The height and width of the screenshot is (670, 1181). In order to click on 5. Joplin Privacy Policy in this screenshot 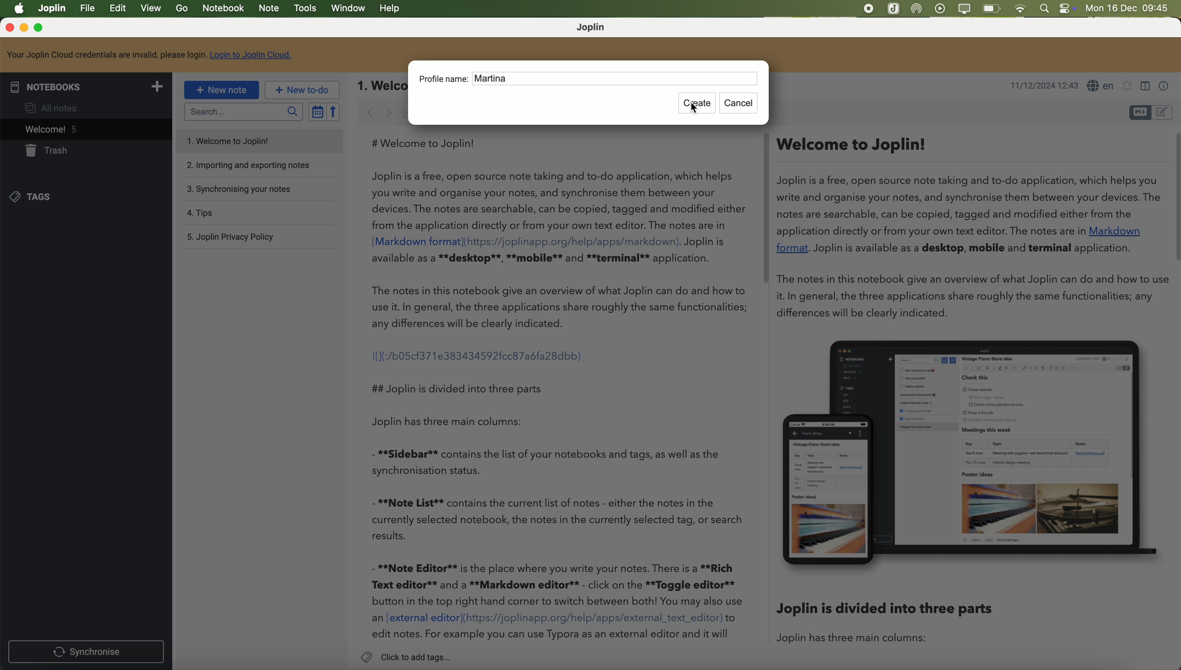, I will do `click(236, 237)`.